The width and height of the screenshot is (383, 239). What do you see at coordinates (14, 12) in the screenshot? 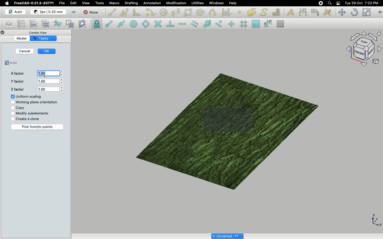
I see `Auto` at bounding box center [14, 12].